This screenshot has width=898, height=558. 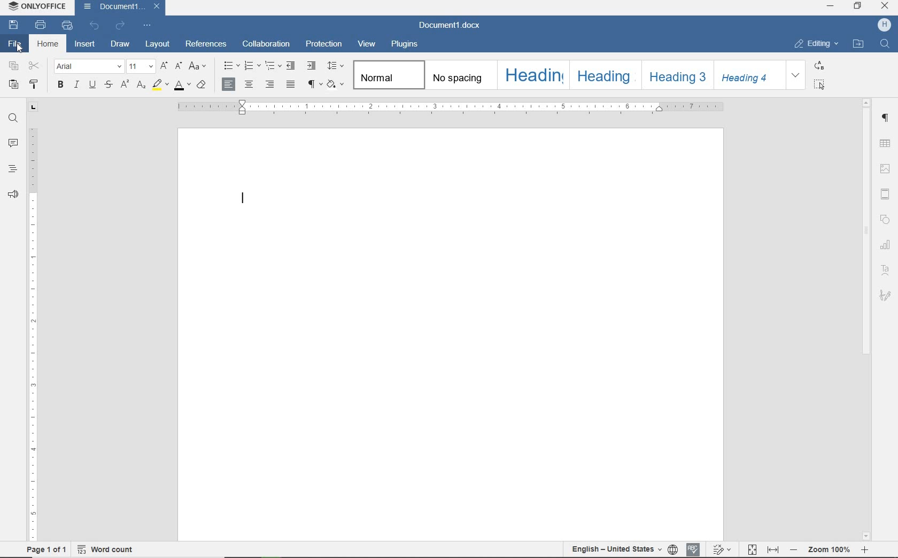 What do you see at coordinates (693, 549) in the screenshot?
I see `spell checking` at bounding box center [693, 549].